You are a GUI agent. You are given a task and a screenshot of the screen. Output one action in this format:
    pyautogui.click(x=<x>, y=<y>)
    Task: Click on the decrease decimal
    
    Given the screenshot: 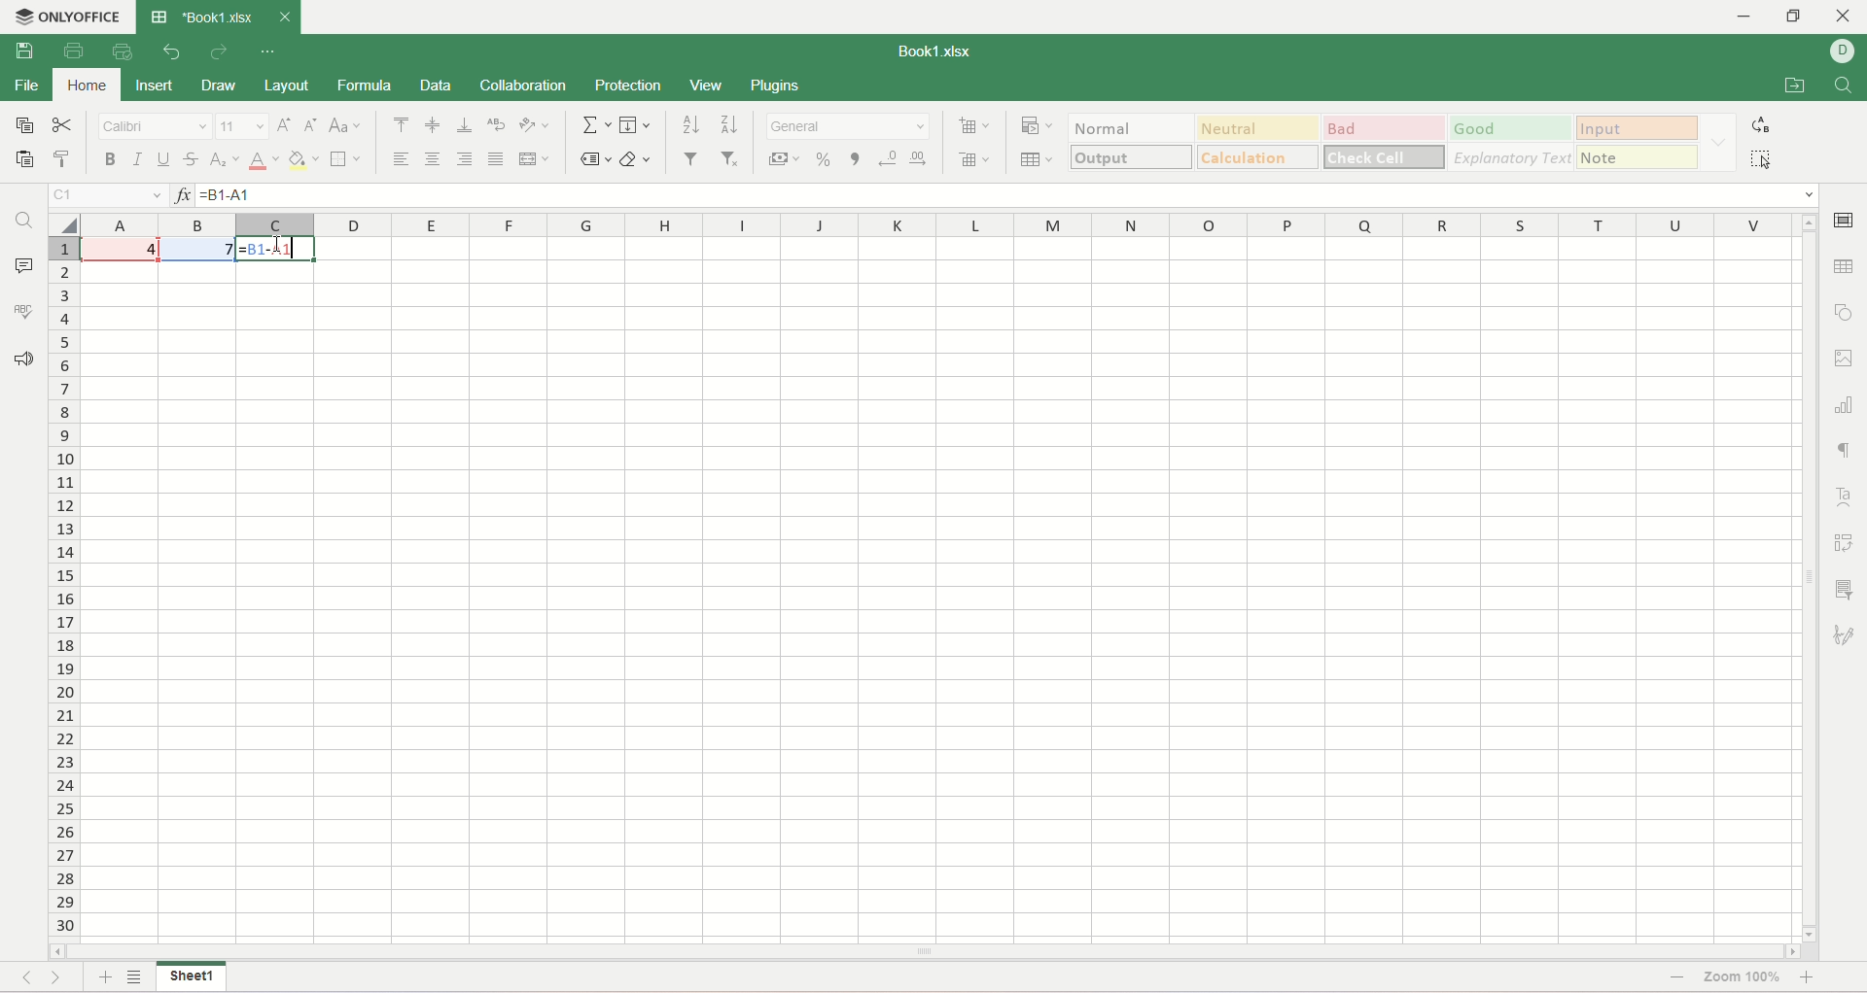 What is the action you would take?
    pyautogui.click(x=889, y=159)
    